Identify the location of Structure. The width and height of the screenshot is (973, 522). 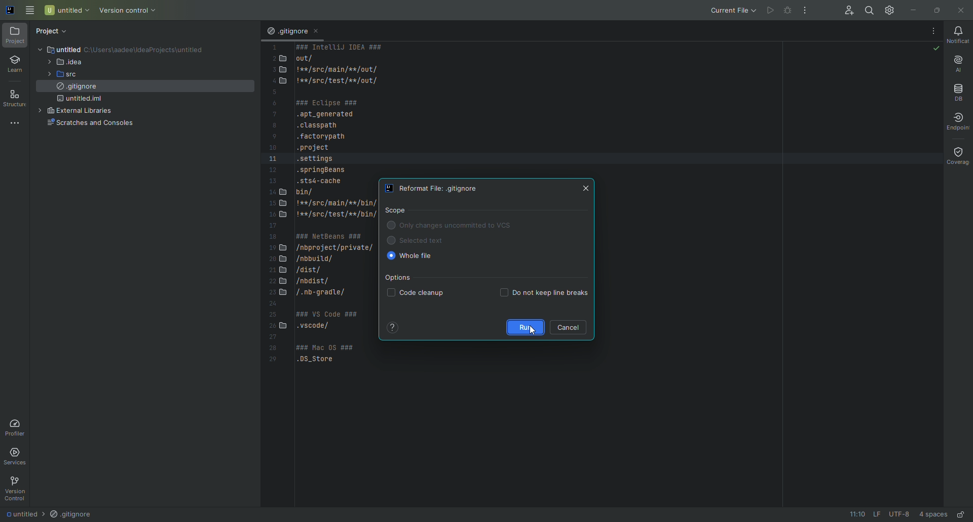
(17, 98).